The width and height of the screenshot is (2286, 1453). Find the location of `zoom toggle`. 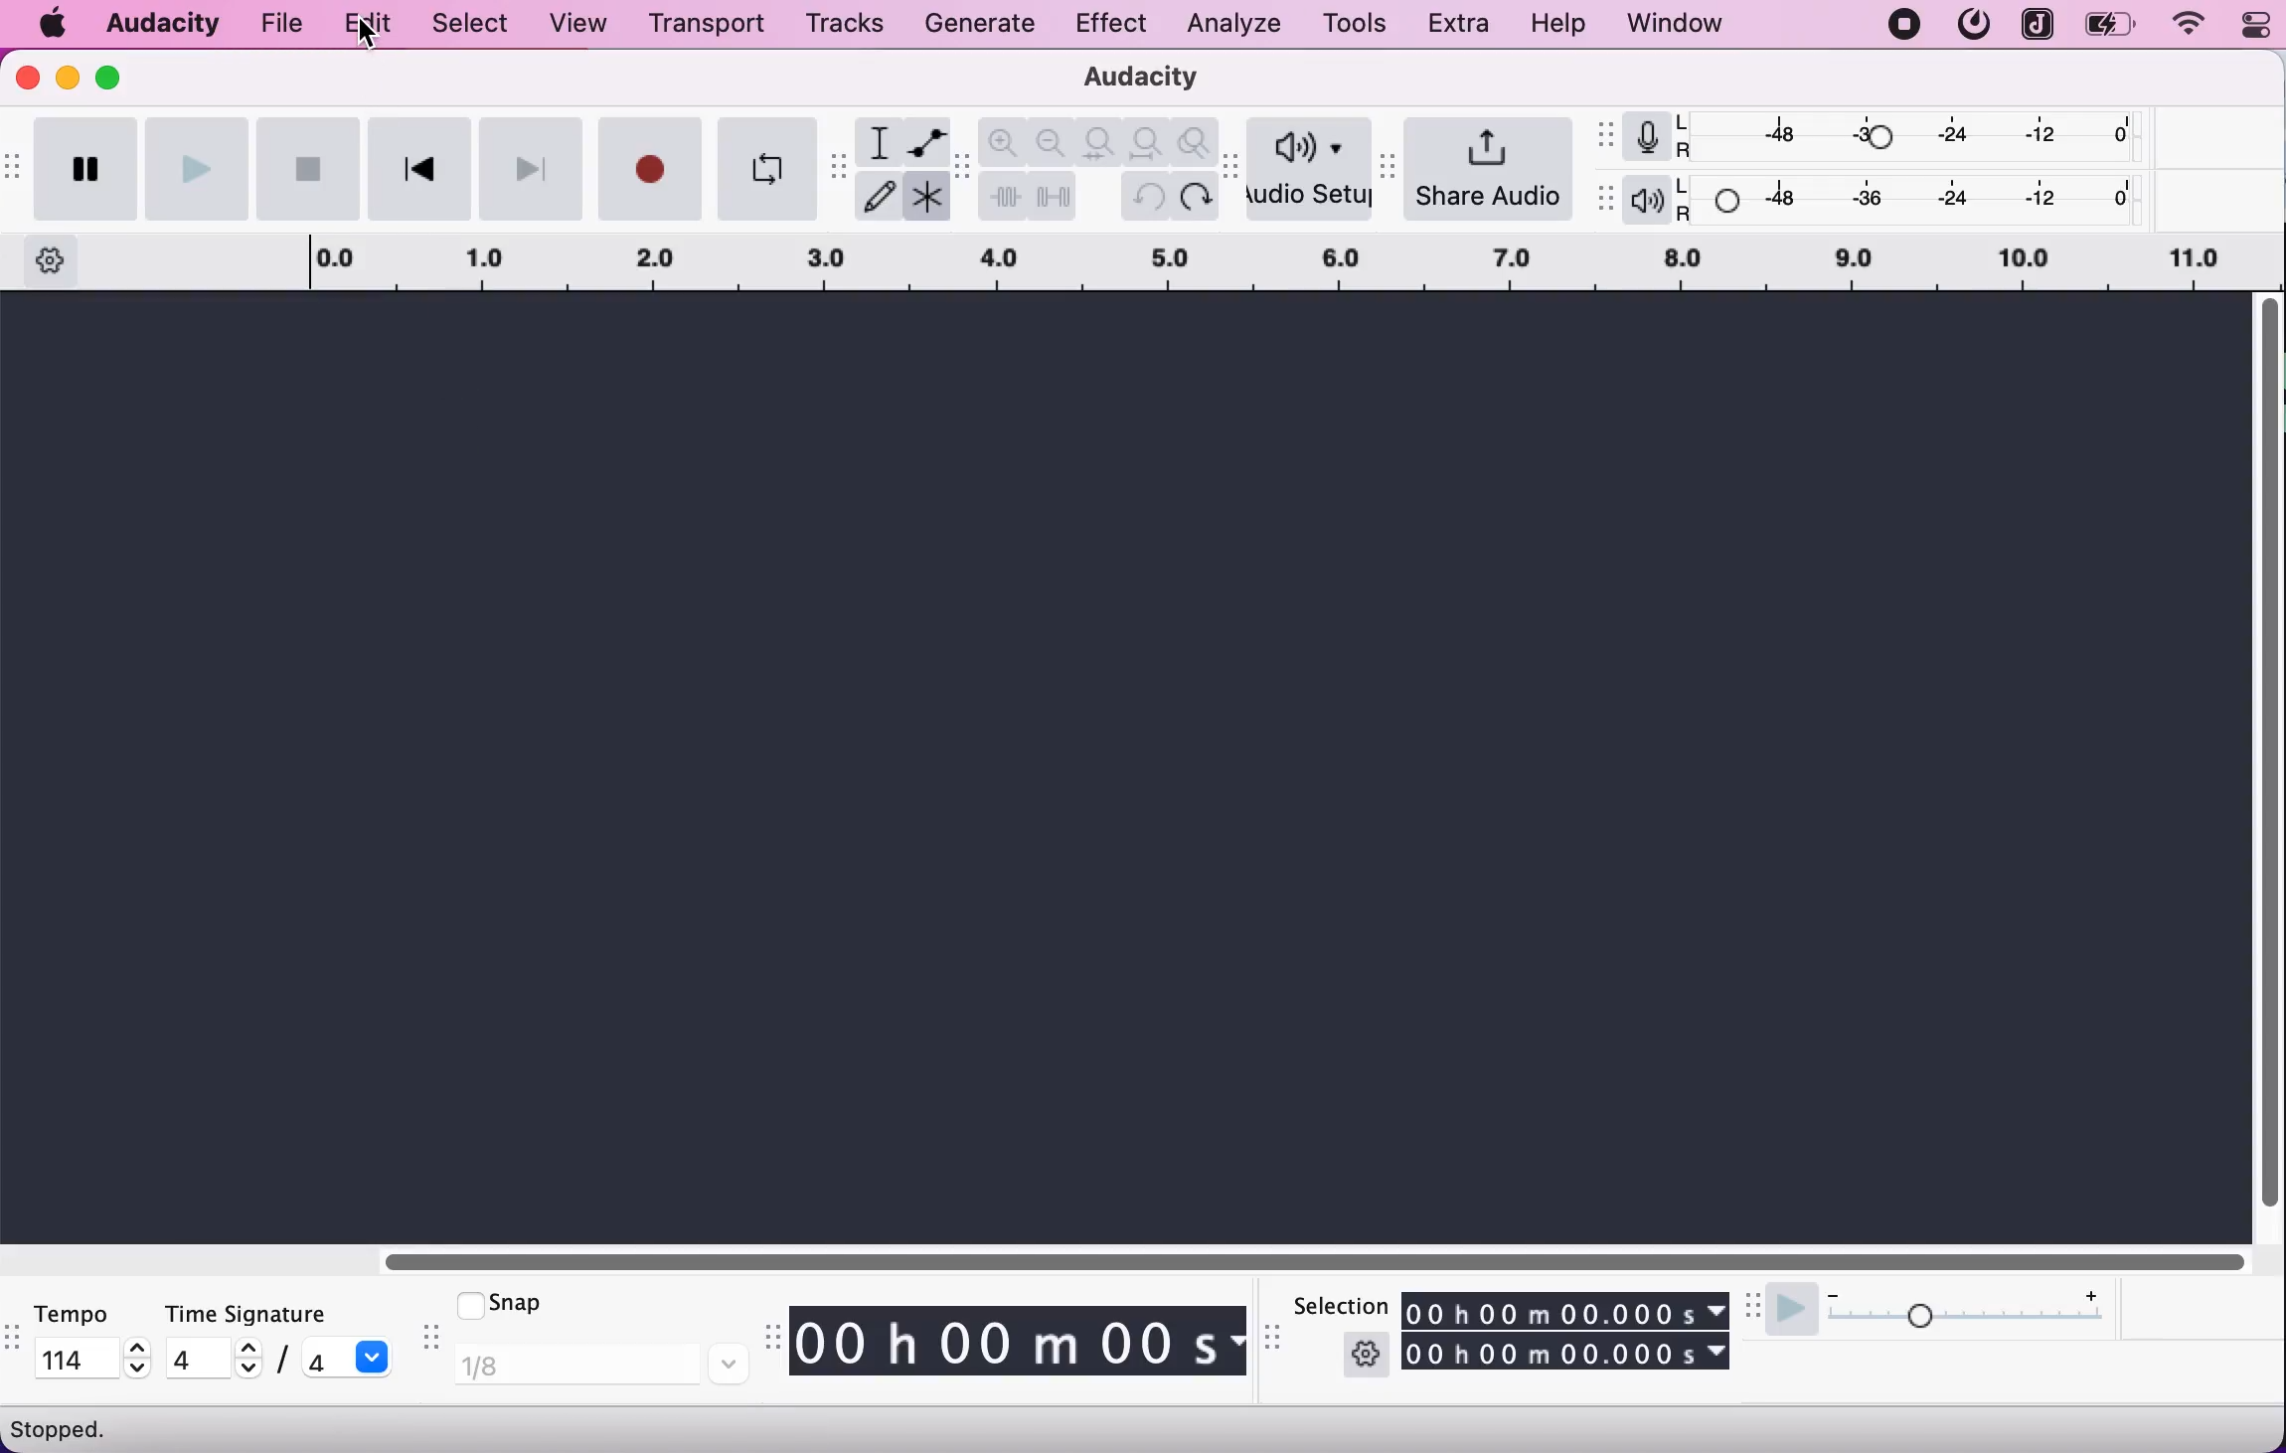

zoom toggle is located at coordinates (1193, 144).